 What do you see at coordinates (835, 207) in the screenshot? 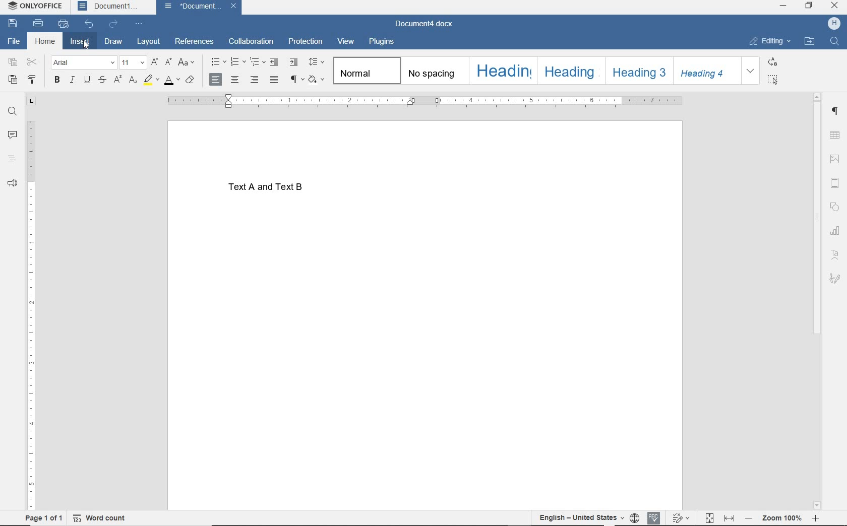
I see `SHAPE` at bounding box center [835, 207].